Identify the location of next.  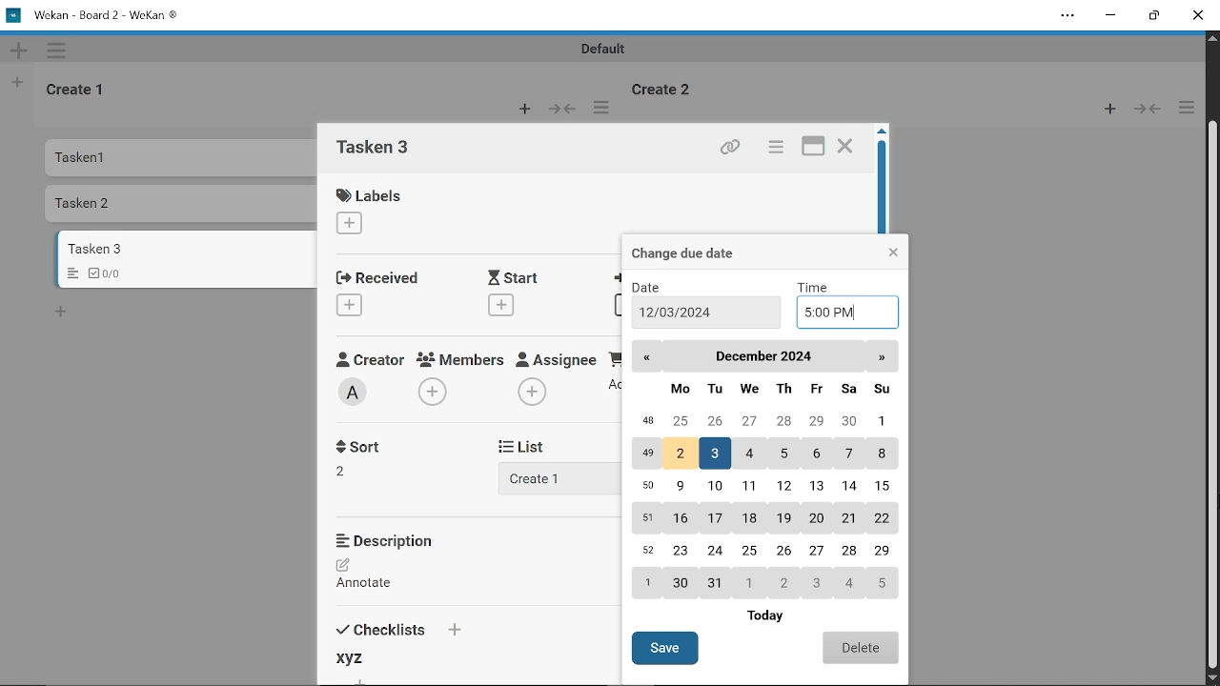
(884, 356).